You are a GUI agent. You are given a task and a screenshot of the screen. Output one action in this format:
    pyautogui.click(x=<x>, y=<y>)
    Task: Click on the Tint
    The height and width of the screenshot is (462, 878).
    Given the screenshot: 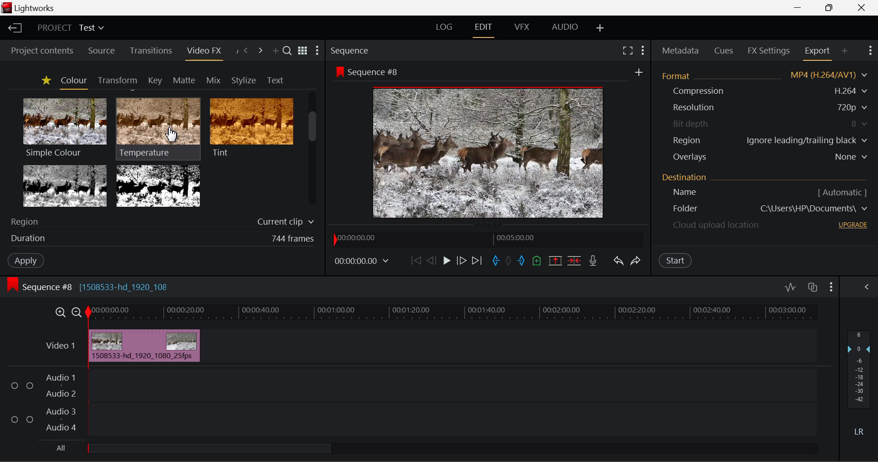 What is the action you would take?
    pyautogui.click(x=251, y=127)
    